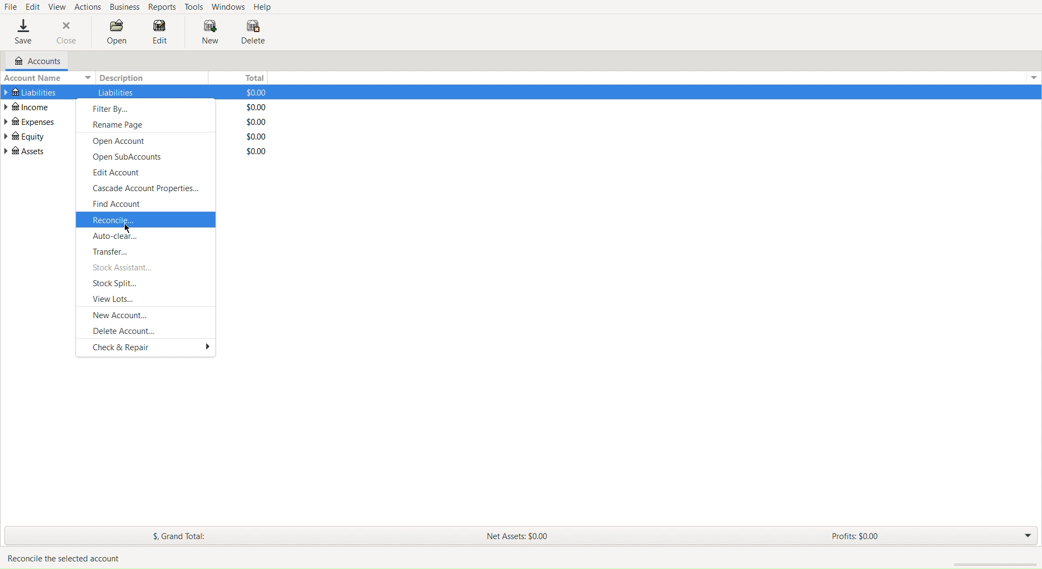 The width and height of the screenshot is (1042, 569). What do you see at coordinates (148, 316) in the screenshot?
I see `New Account` at bounding box center [148, 316].